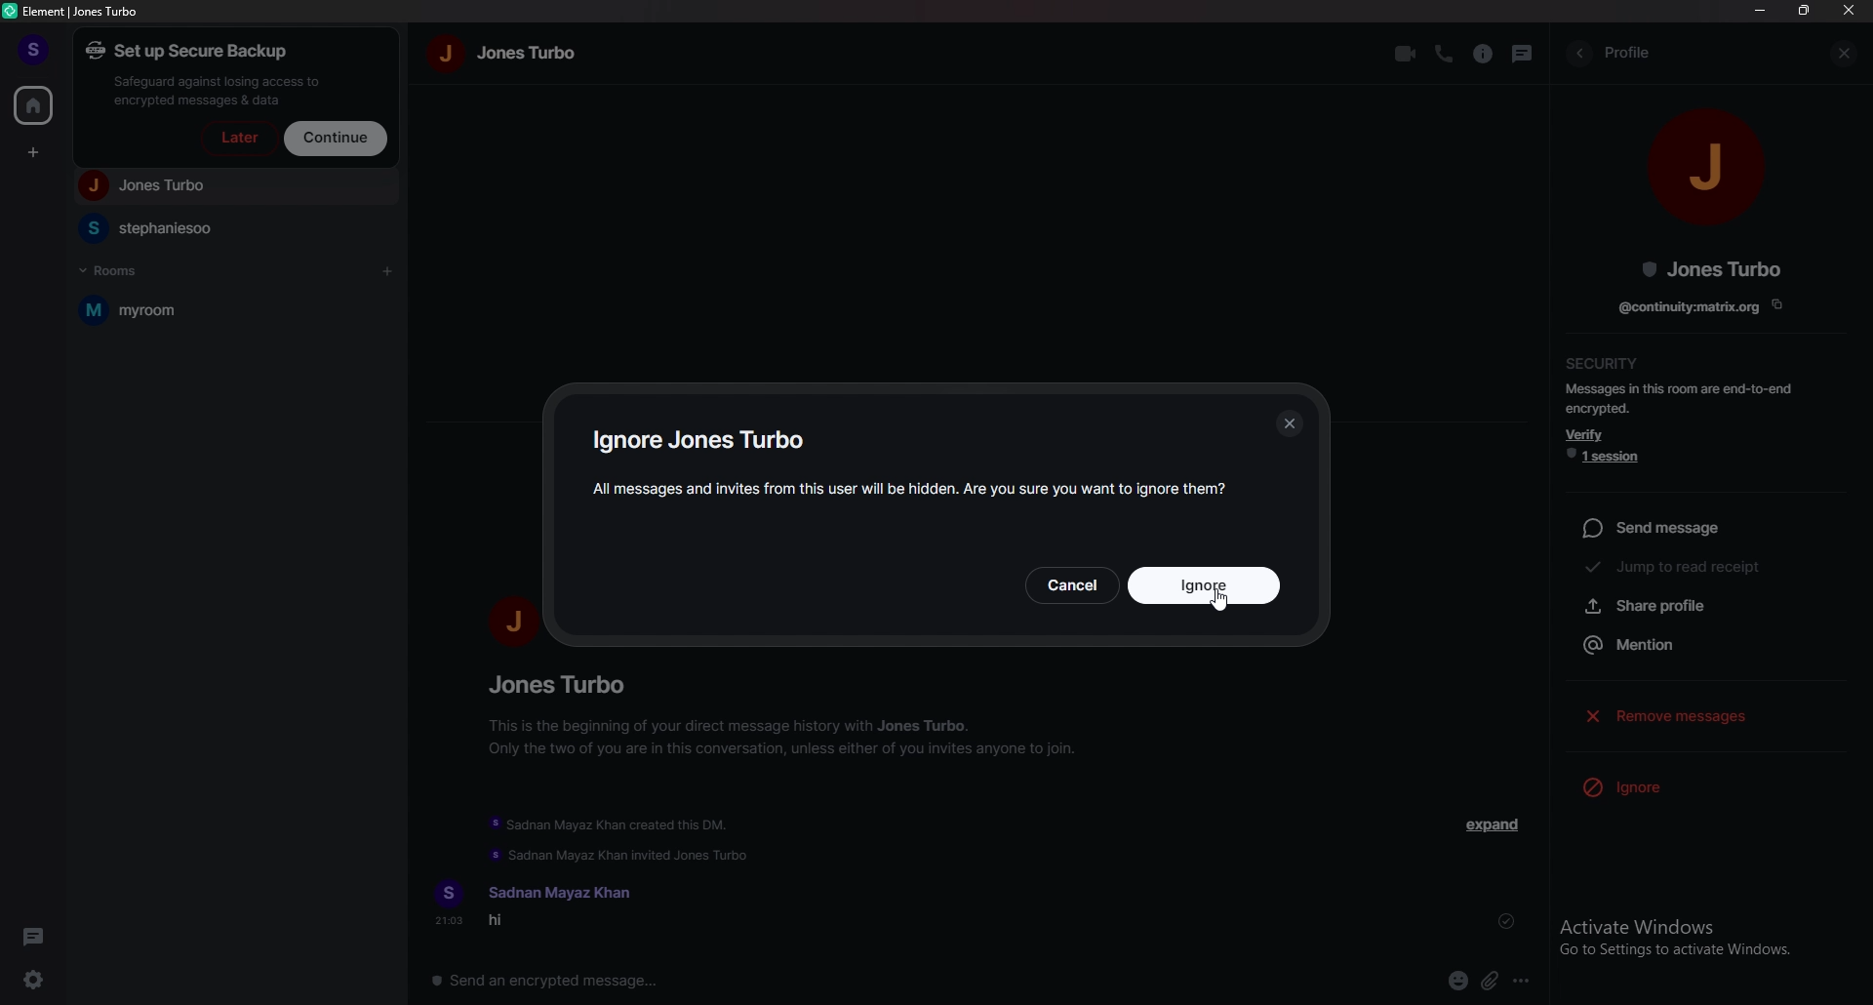 The image size is (1873, 1005). I want to click on cancel, so click(1068, 586).